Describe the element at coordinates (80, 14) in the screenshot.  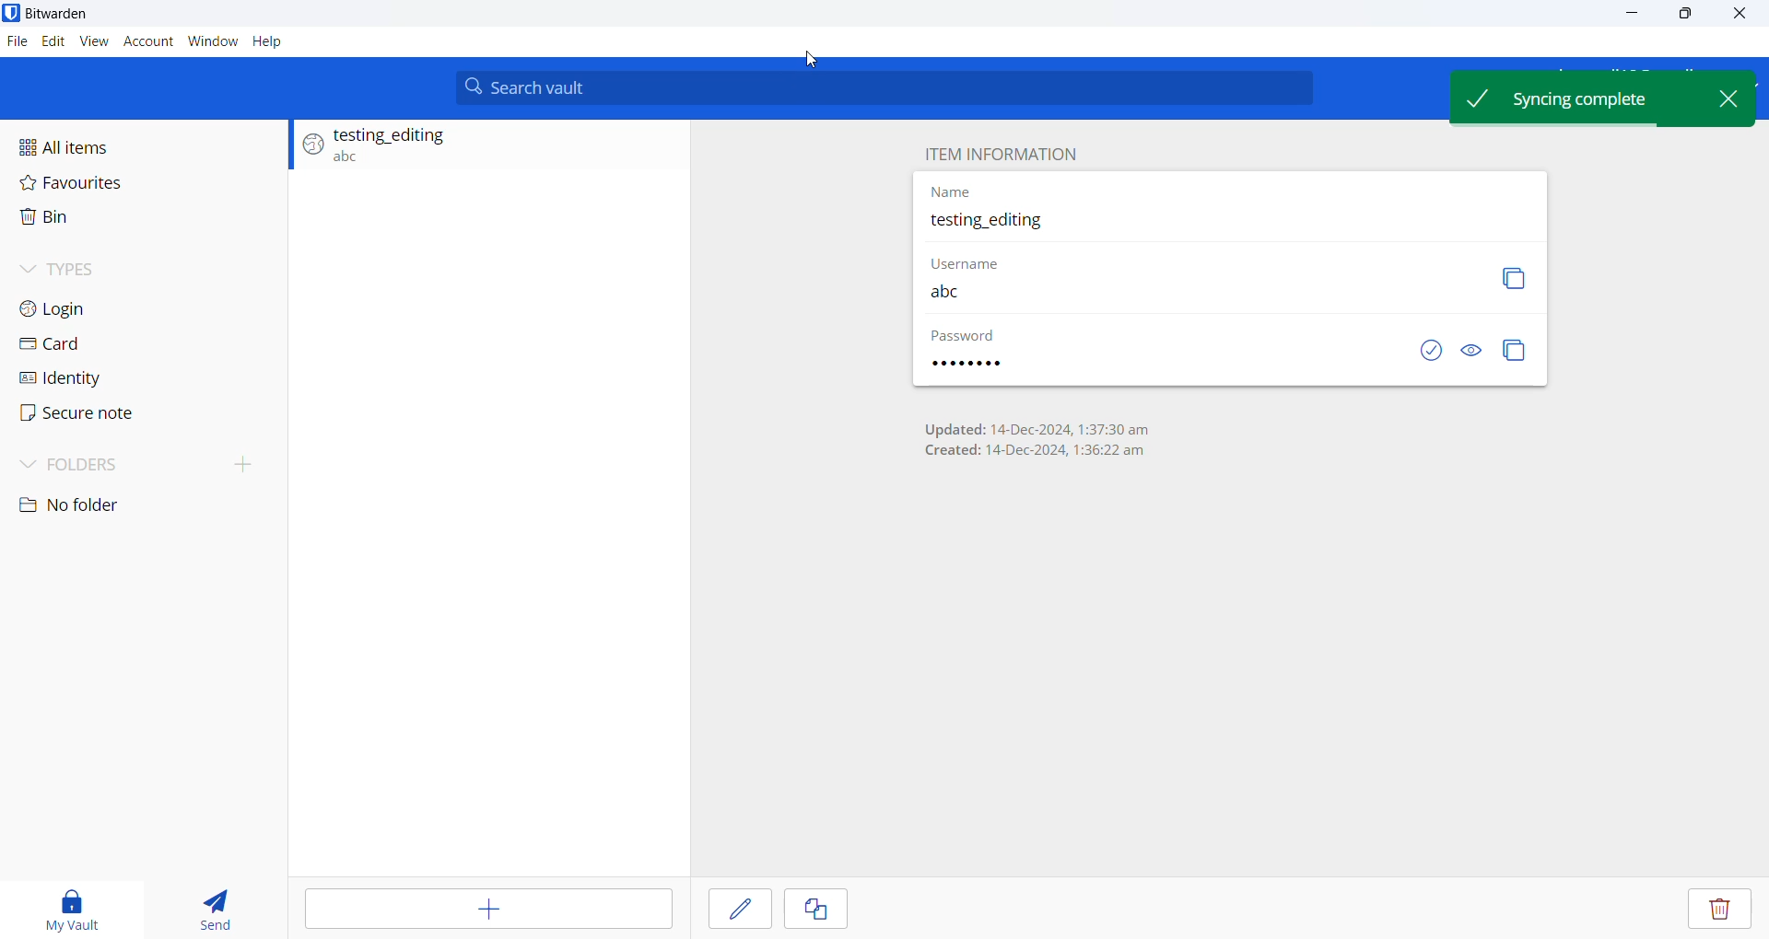
I see `Application name ` at that location.